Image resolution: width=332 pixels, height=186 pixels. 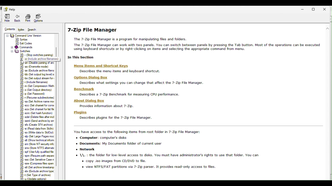 I want to click on Describes what settings you can change that affect the 7-Zip File Manager., so click(x=141, y=83).